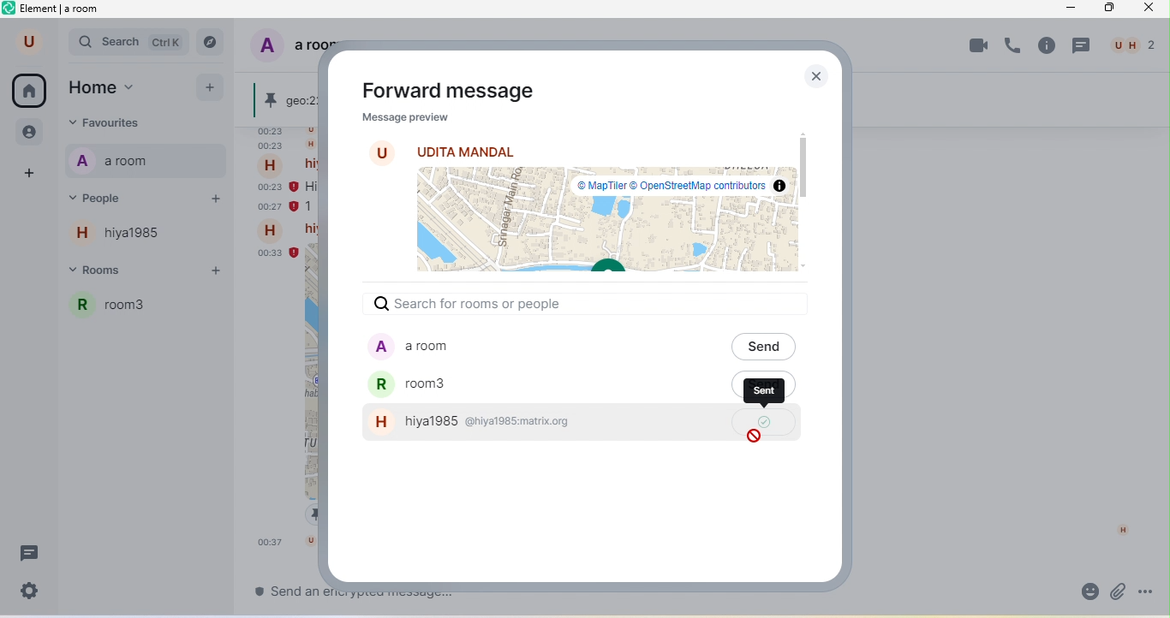 This screenshot has height=618, width=1170. What do you see at coordinates (211, 89) in the screenshot?
I see `add ` at bounding box center [211, 89].